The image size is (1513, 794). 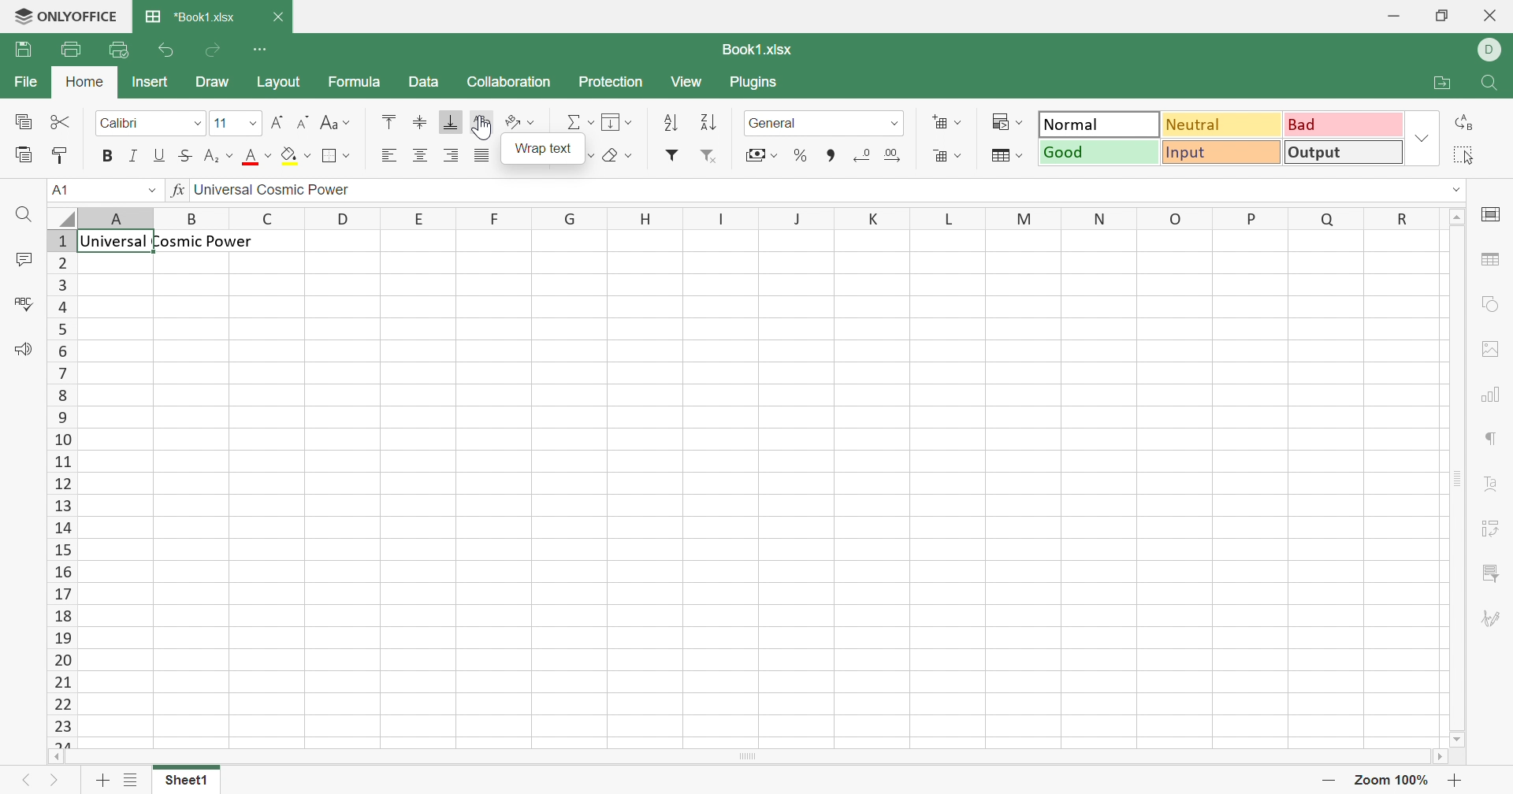 What do you see at coordinates (803, 156) in the screenshot?
I see `Percentage style` at bounding box center [803, 156].